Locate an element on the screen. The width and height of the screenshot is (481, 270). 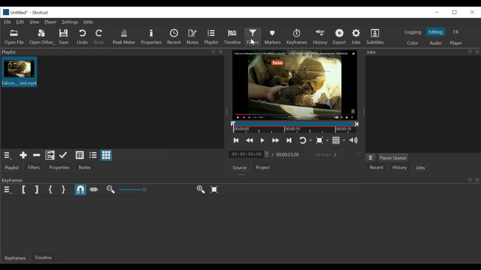
Settings is located at coordinates (71, 22).